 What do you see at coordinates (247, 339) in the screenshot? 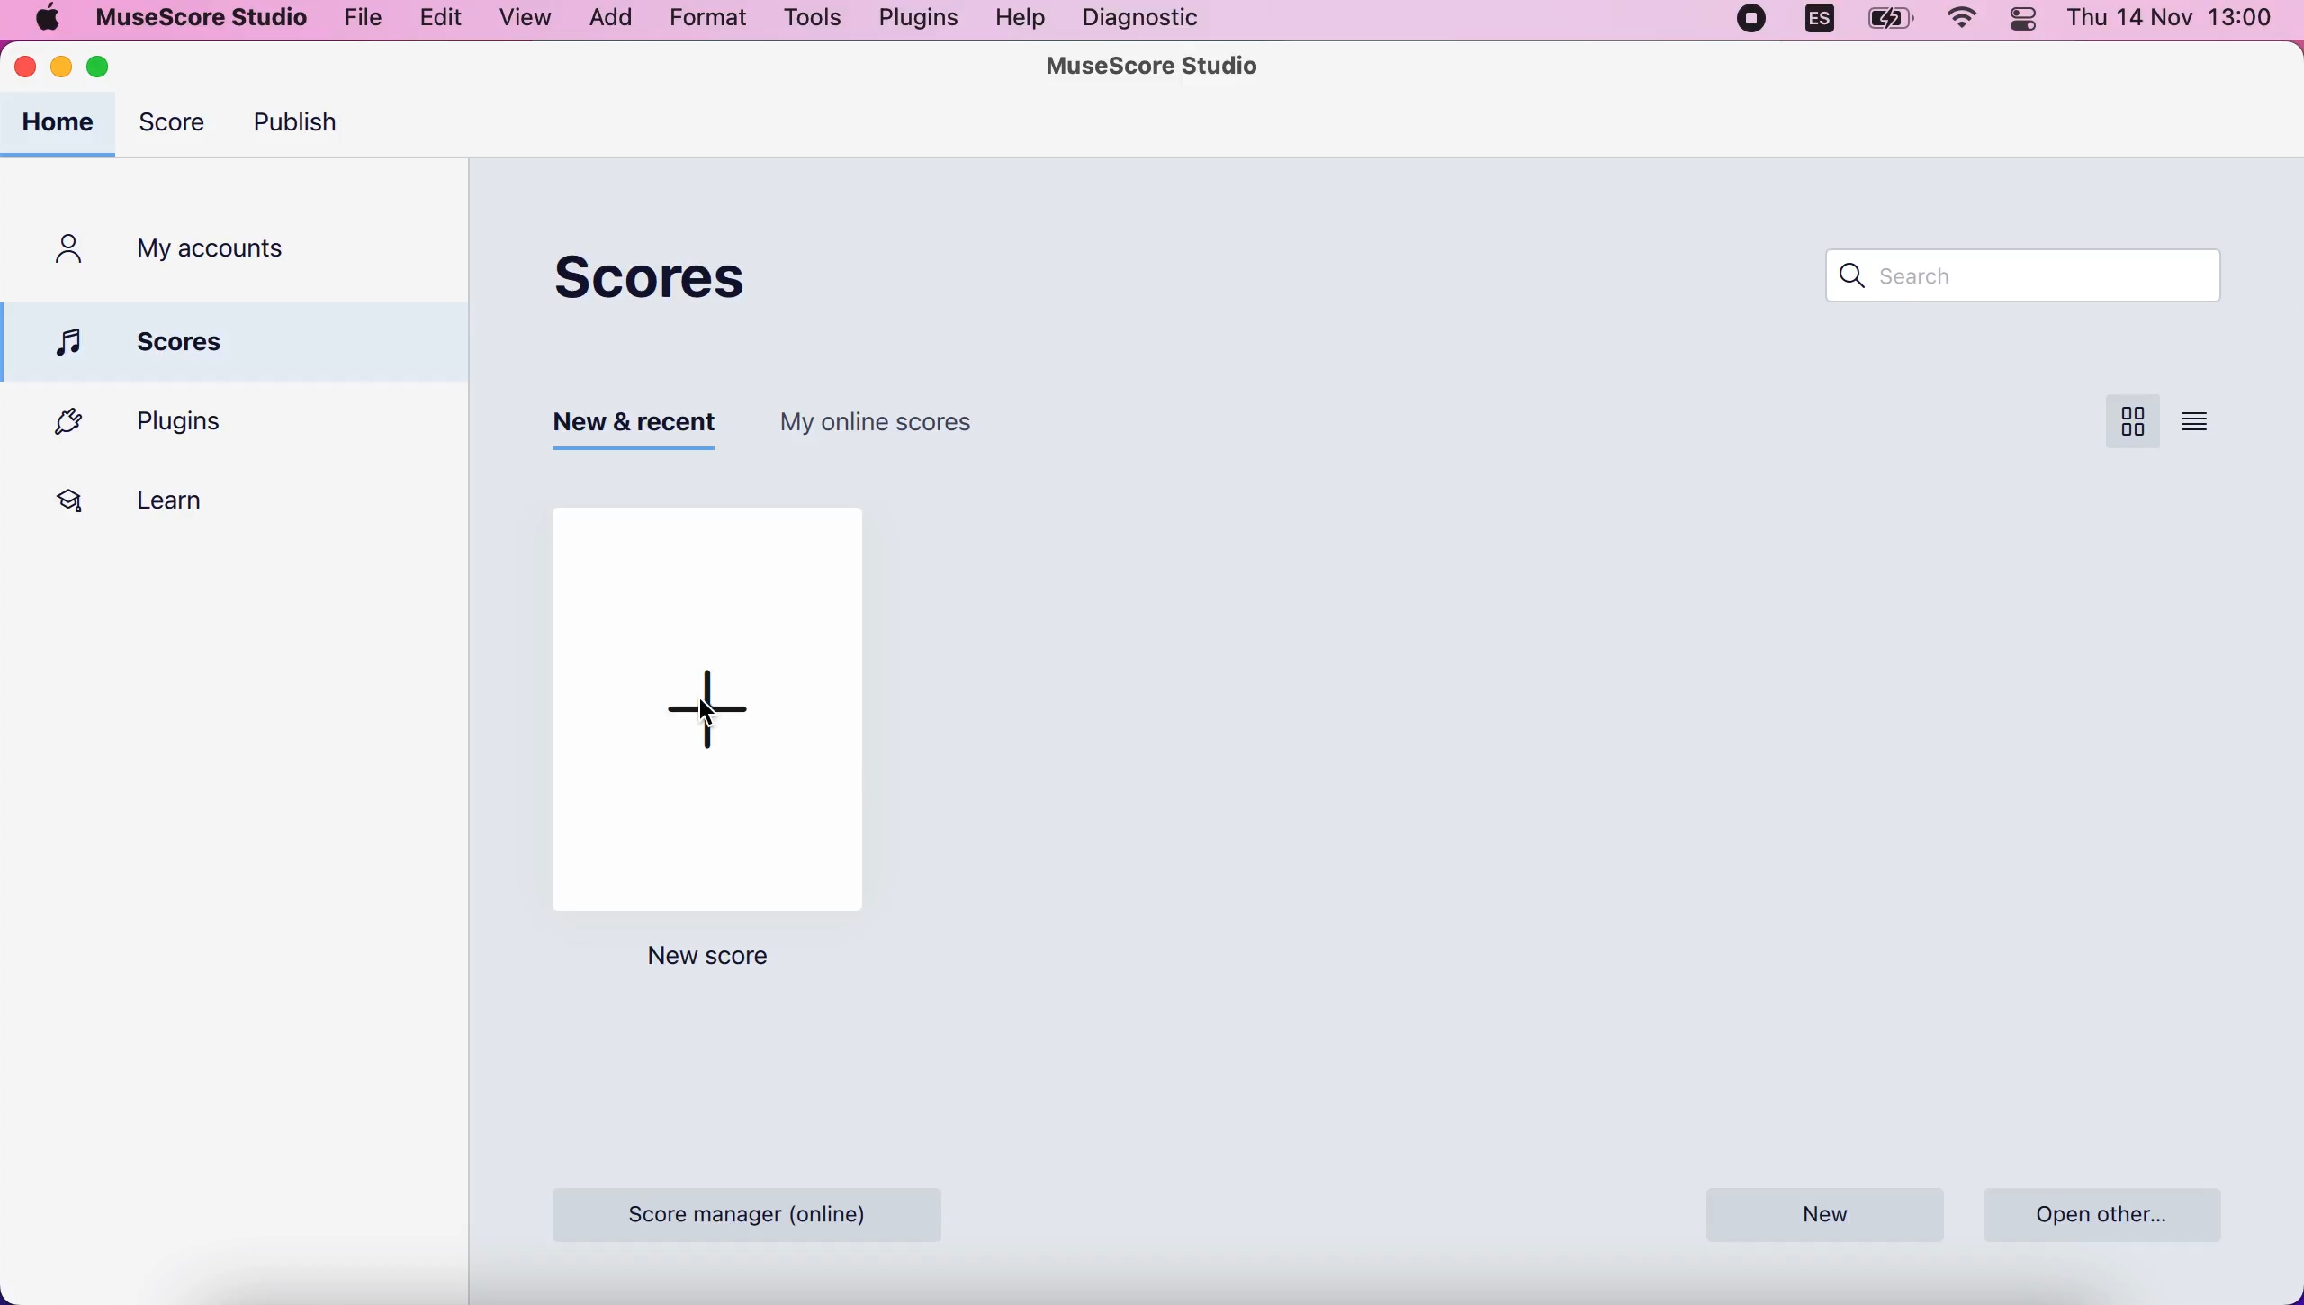
I see `scores` at bounding box center [247, 339].